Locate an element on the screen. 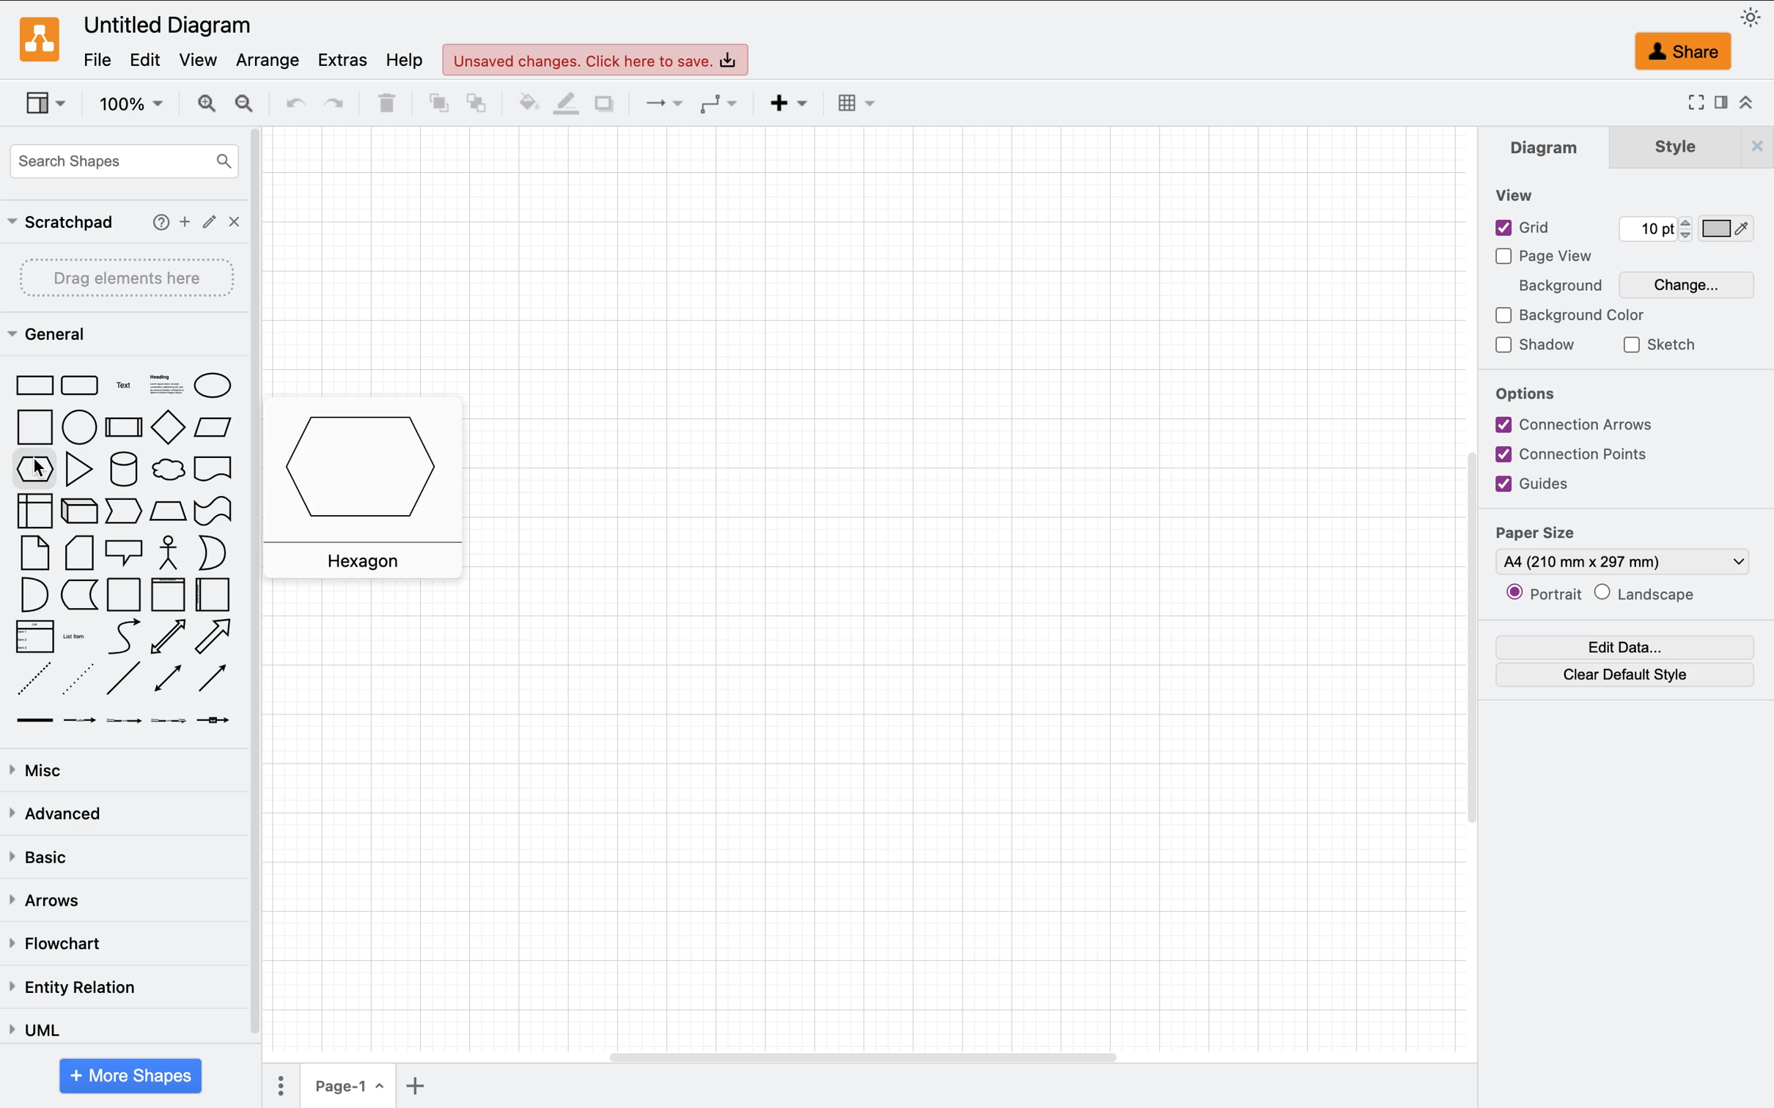  list is located at coordinates (32, 637).